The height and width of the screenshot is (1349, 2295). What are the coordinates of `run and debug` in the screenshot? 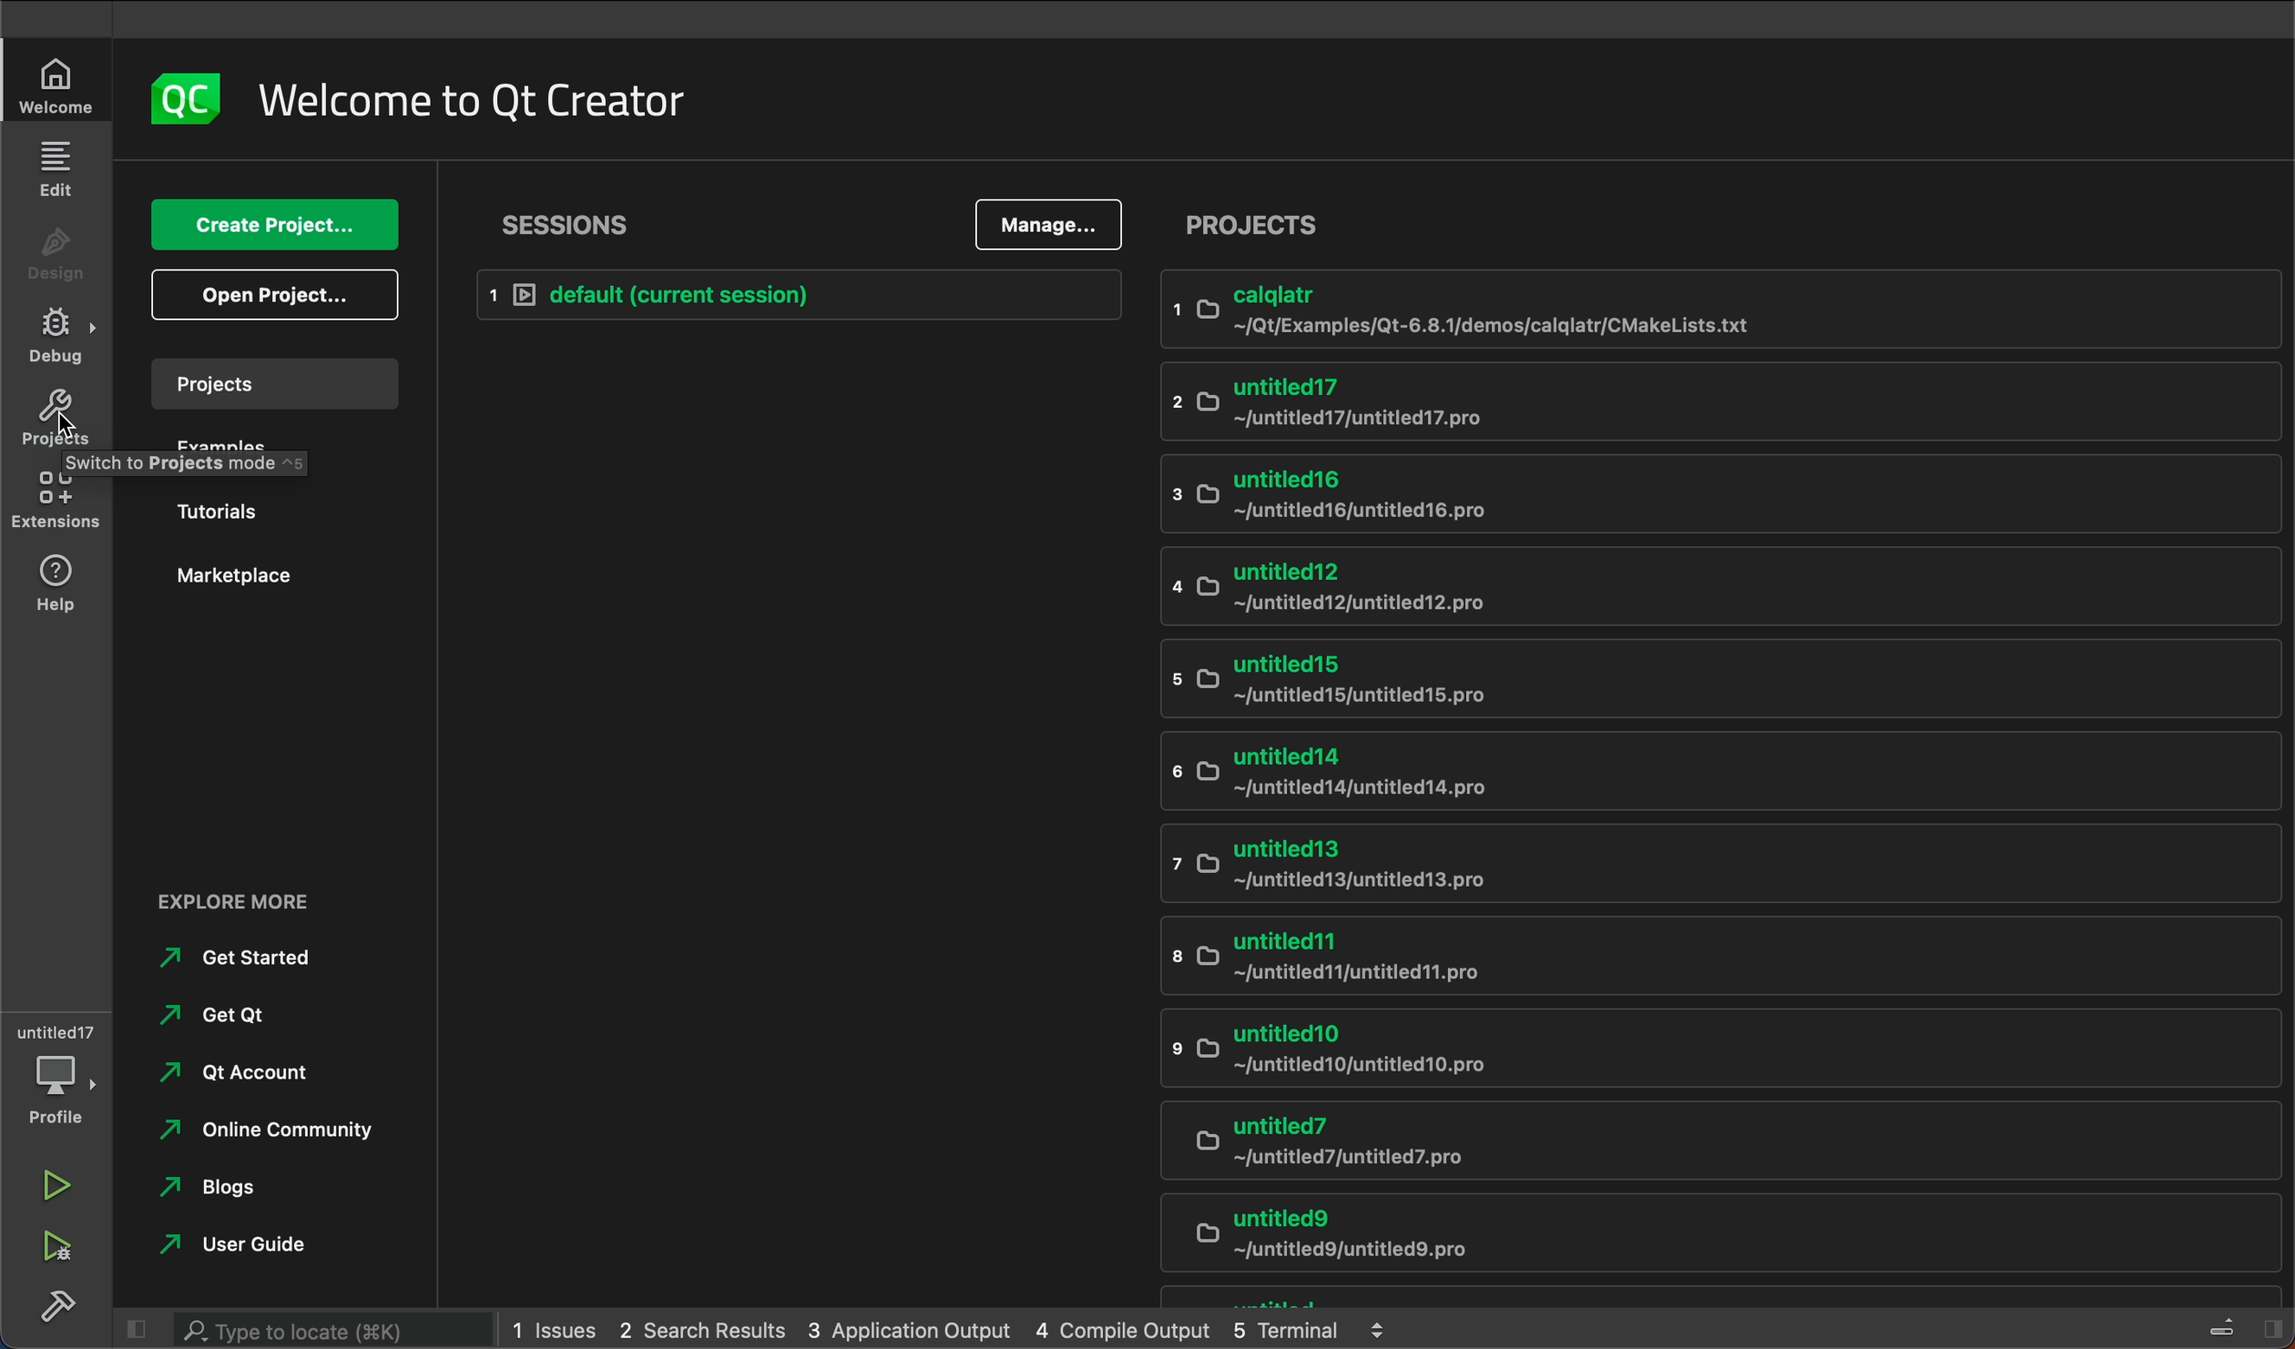 It's located at (58, 1245).